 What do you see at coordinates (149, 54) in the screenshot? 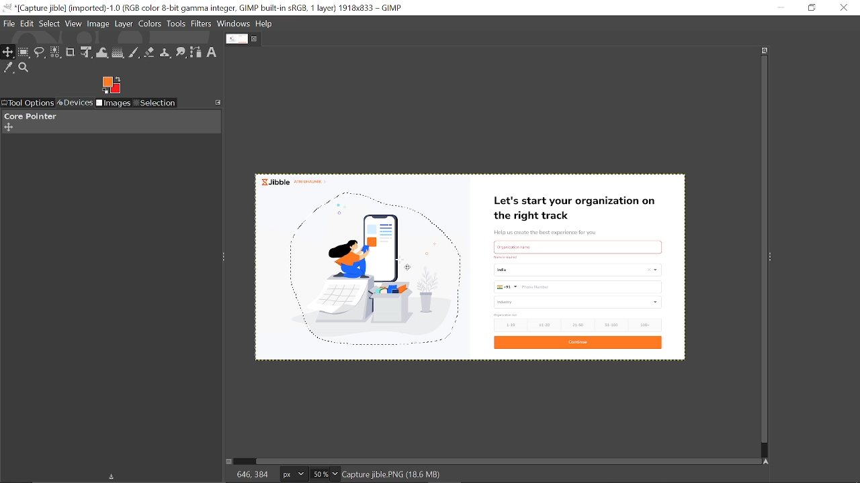
I see `Eraser tool` at bounding box center [149, 54].